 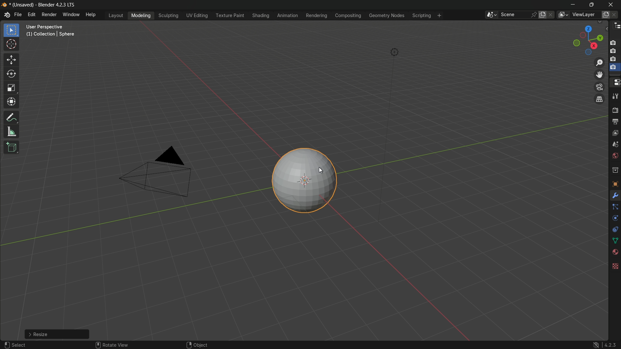 What do you see at coordinates (317, 16) in the screenshot?
I see `rendering menu` at bounding box center [317, 16].